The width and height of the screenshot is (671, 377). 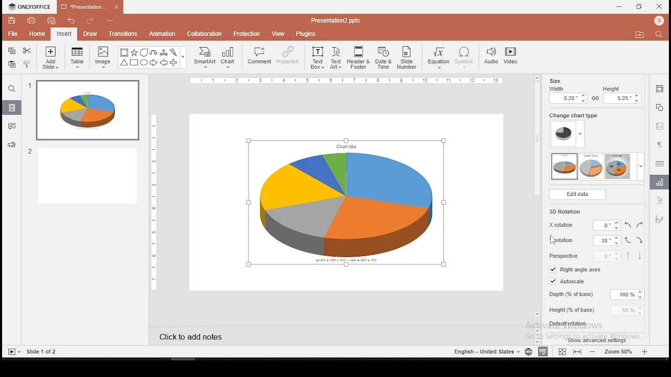 What do you see at coordinates (31, 6) in the screenshot?
I see `icon` at bounding box center [31, 6].